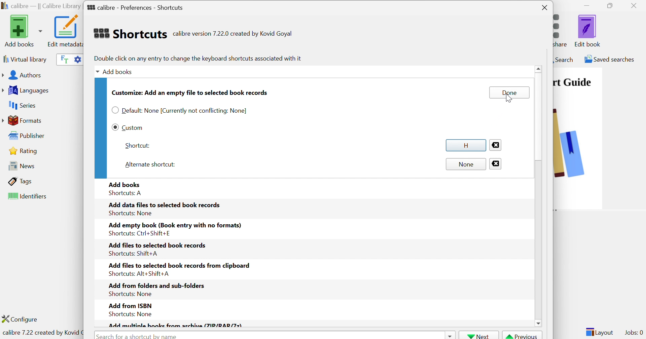 This screenshot has width=646, height=339. I want to click on Shortcuts: Ctrl+Shift+E, so click(138, 233).